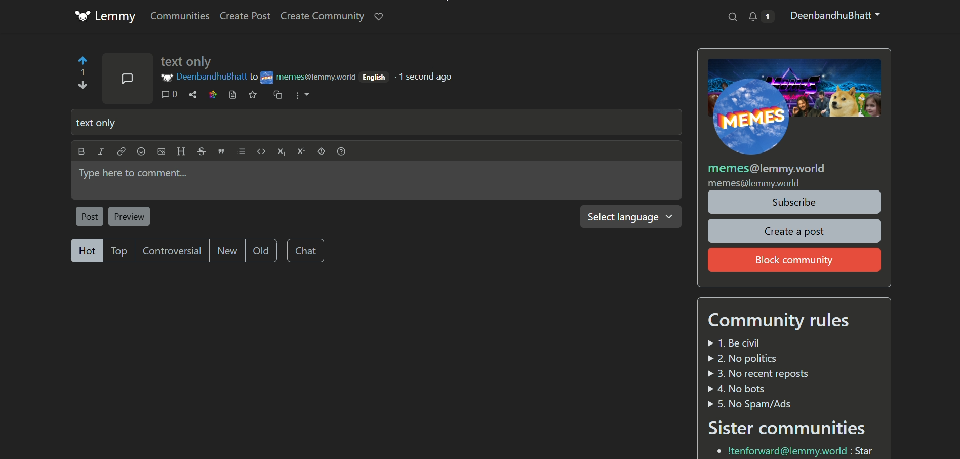 The width and height of the screenshot is (960, 459). What do you see at coordinates (129, 79) in the screenshot?
I see `message` at bounding box center [129, 79].